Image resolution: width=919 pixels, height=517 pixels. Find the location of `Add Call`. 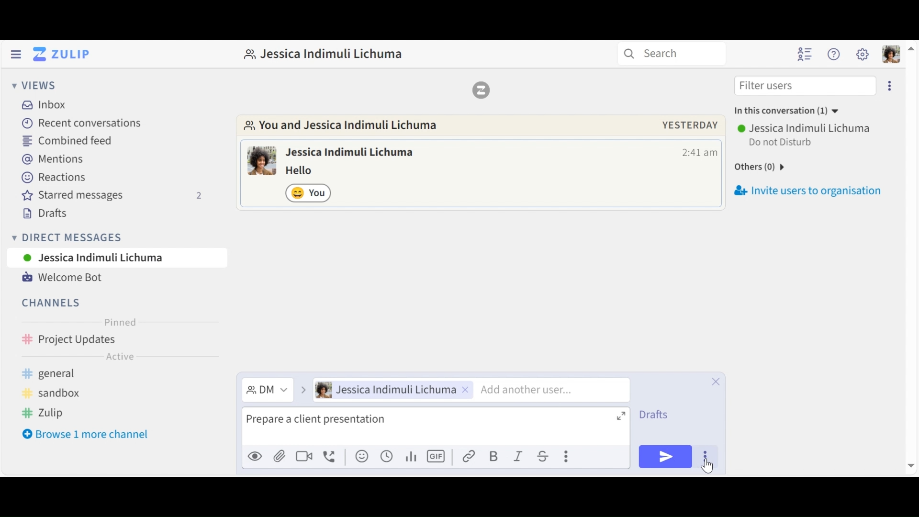

Add Call is located at coordinates (332, 455).